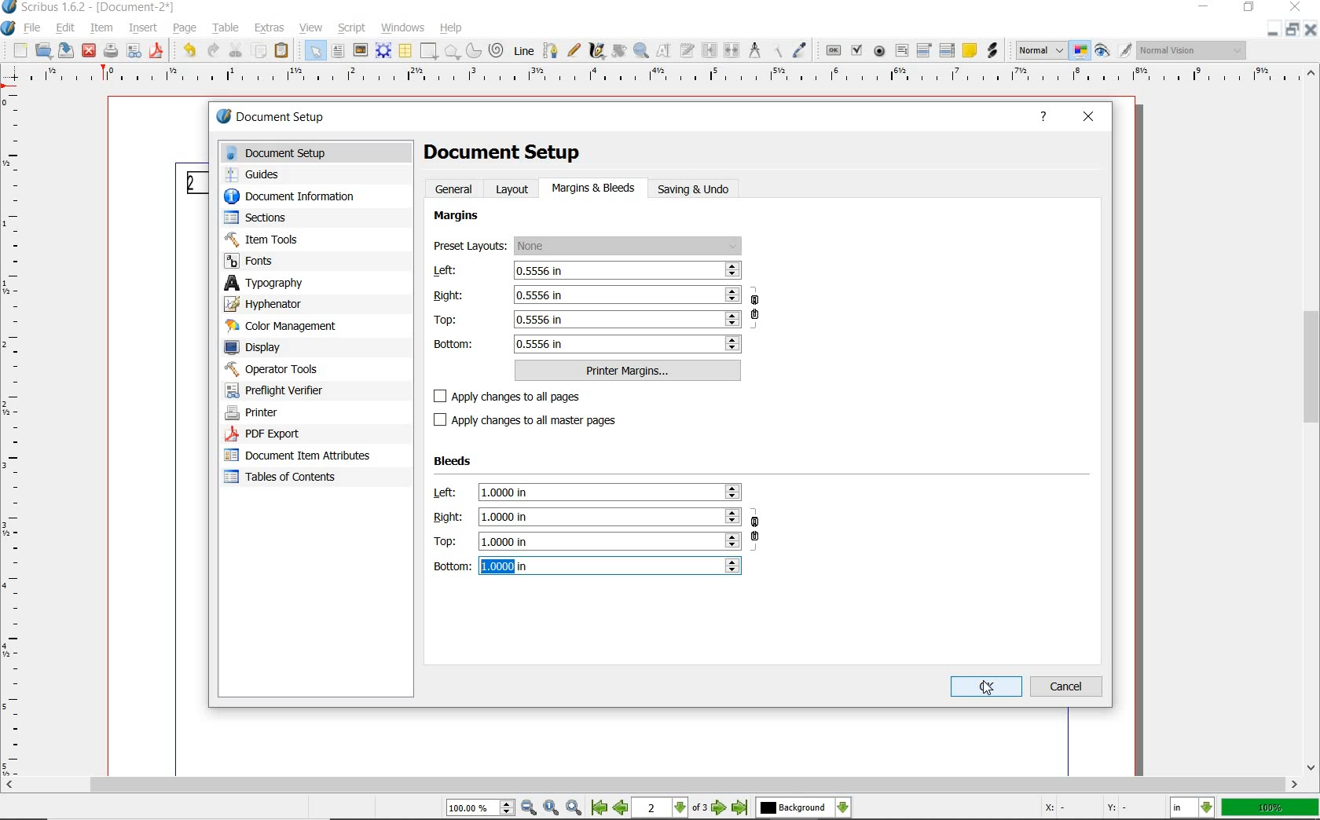  What do you see at coordinates (993, 51) in the screenshot?
I see `link annotation` at bounding box center [993, 51].